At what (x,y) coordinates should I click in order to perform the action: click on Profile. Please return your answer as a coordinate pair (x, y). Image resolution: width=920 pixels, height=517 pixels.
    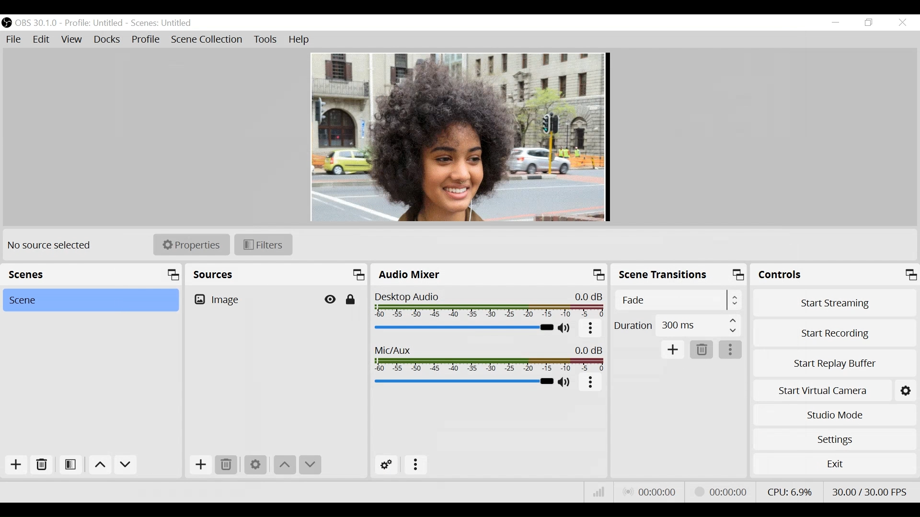
    Looking at the image, I should click on (94, 23).